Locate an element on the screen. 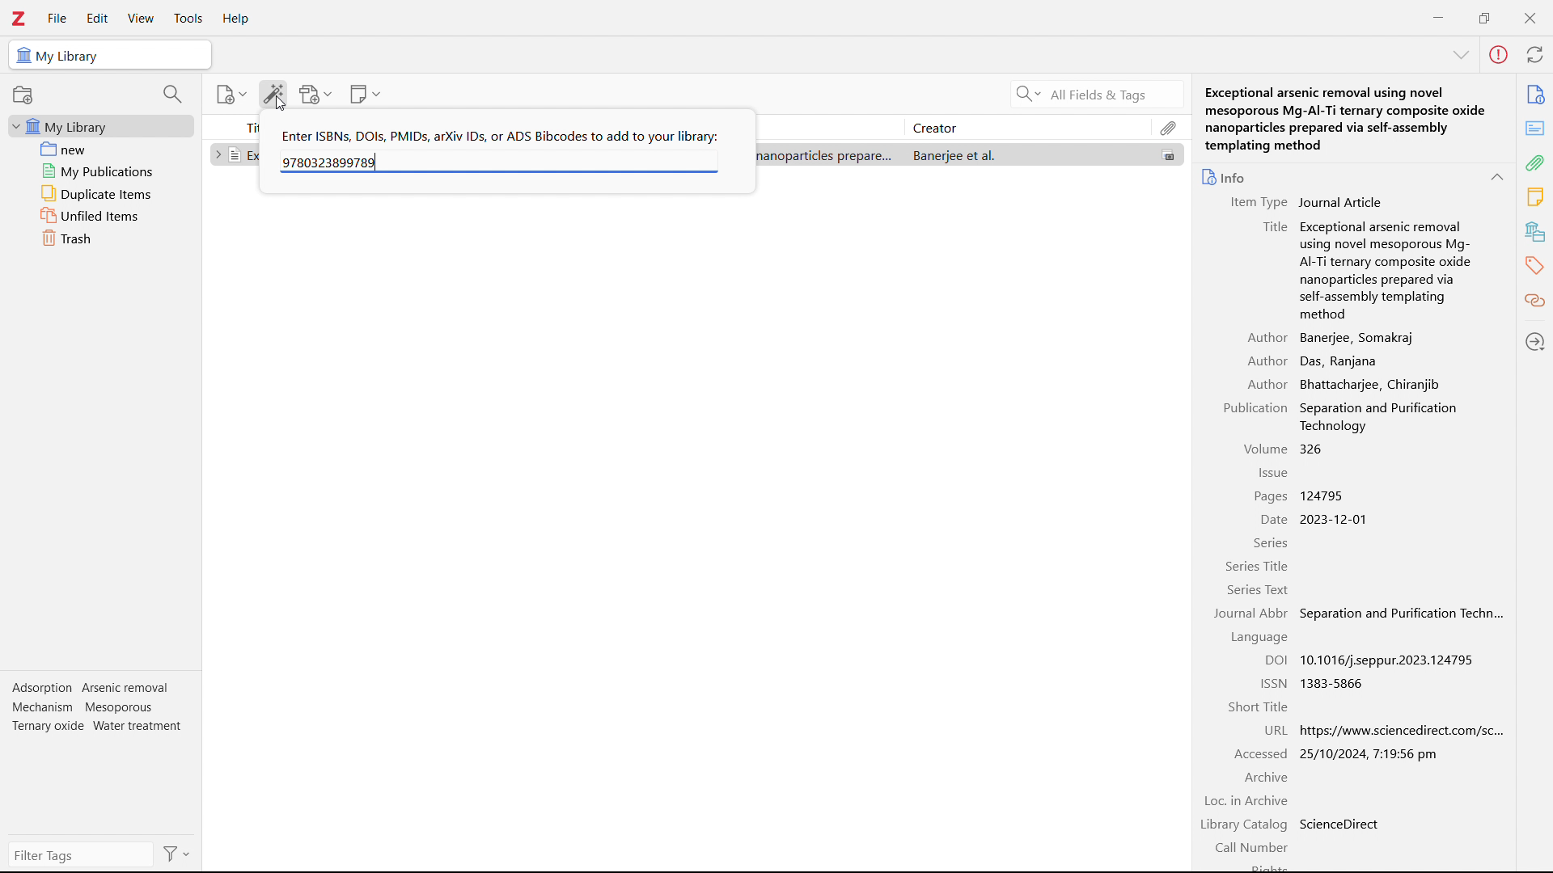  Exceptional arsenic removal using novel Mesoporous Mg-Al-Ti ternary composite oxides nanoparticles prepared via Self-Assembly templating method is located at coordinates (1387, 269).